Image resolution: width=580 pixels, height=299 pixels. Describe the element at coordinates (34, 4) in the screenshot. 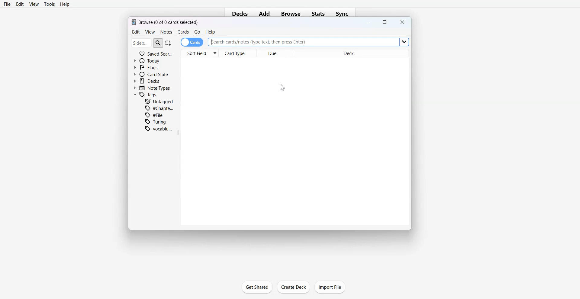

I see `View` at that location.